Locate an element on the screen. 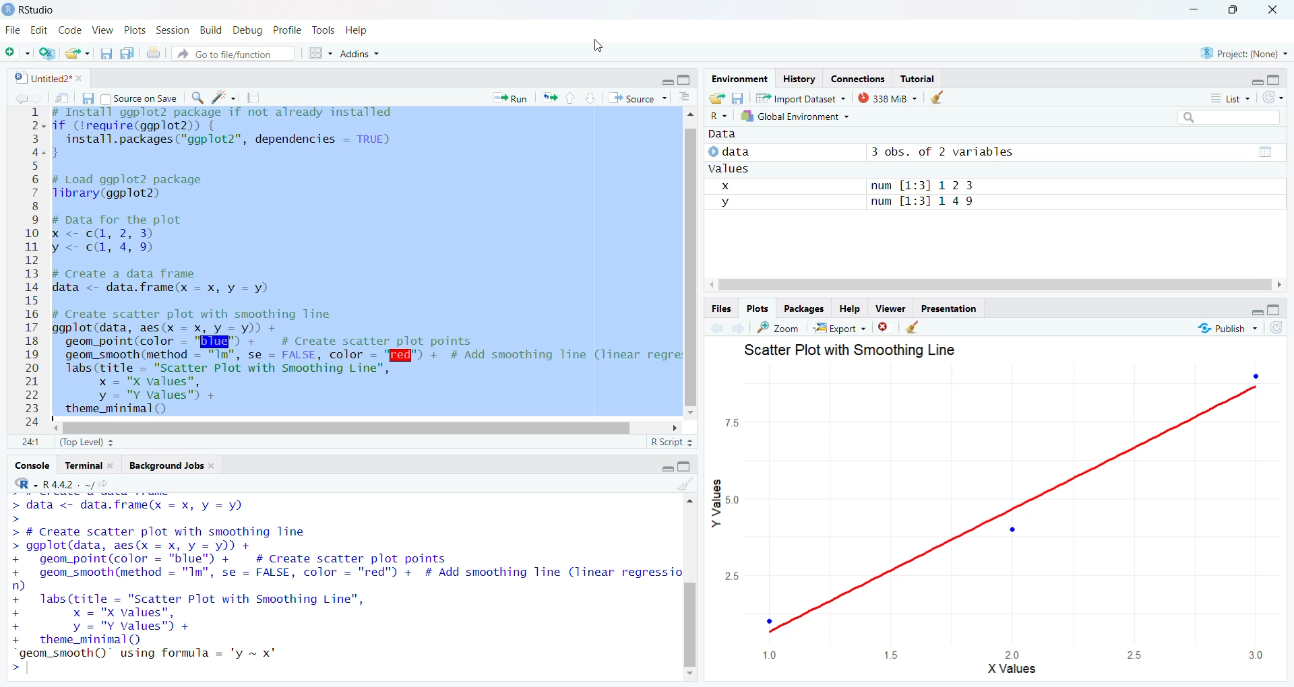  y values is located at coordinates (718, 507).